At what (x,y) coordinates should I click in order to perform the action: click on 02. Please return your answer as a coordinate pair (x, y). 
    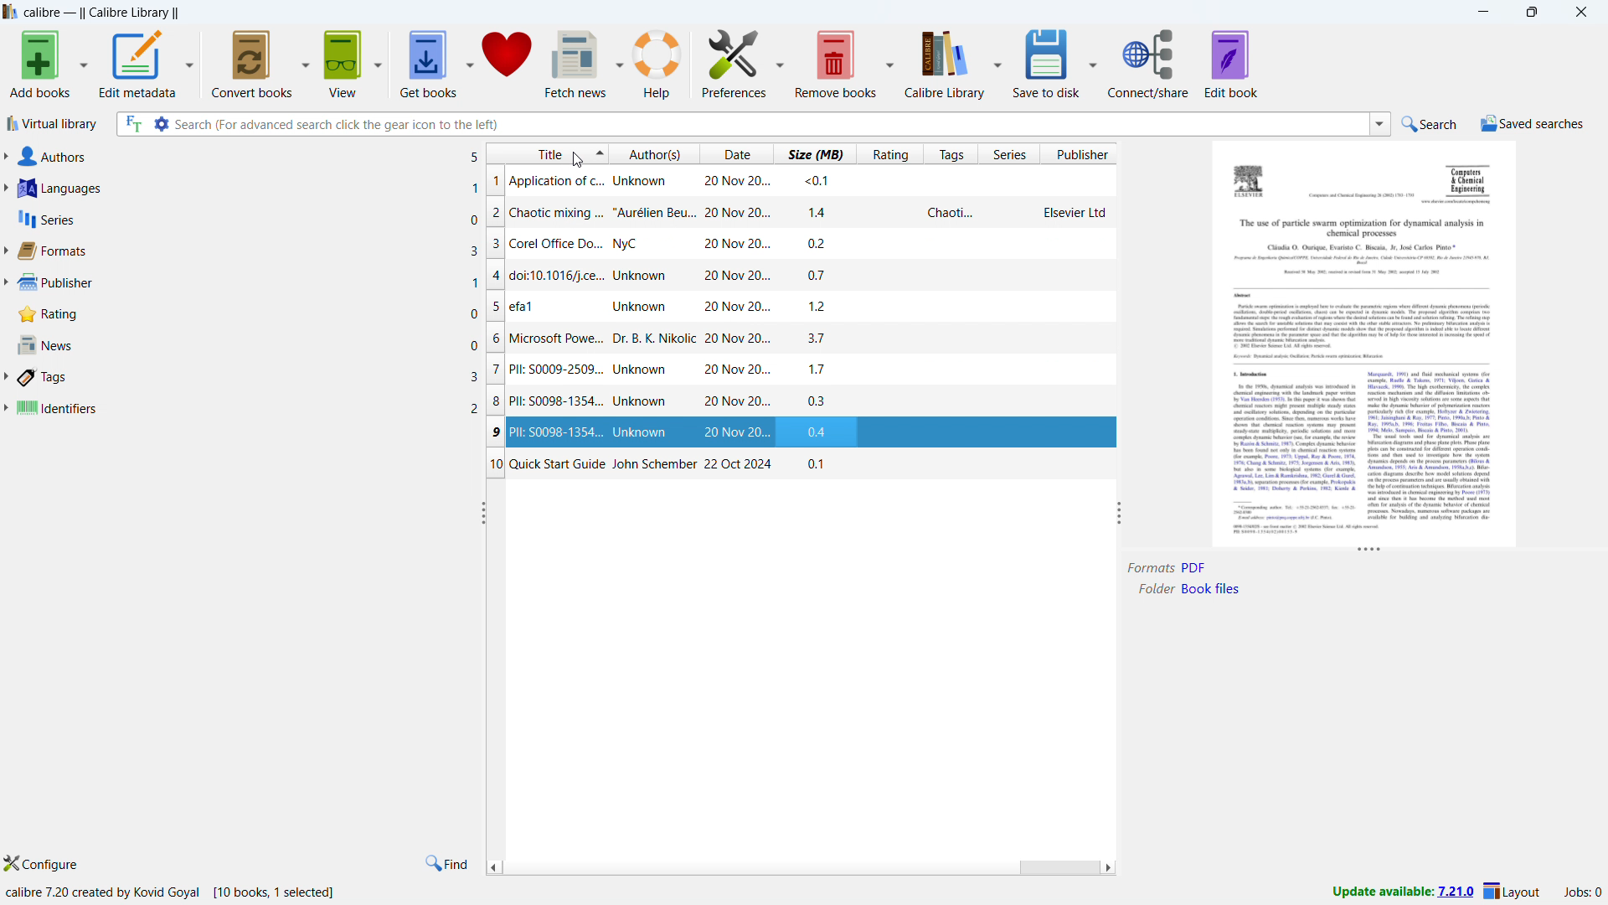
    Looking at the image, I should click on (812, 241).